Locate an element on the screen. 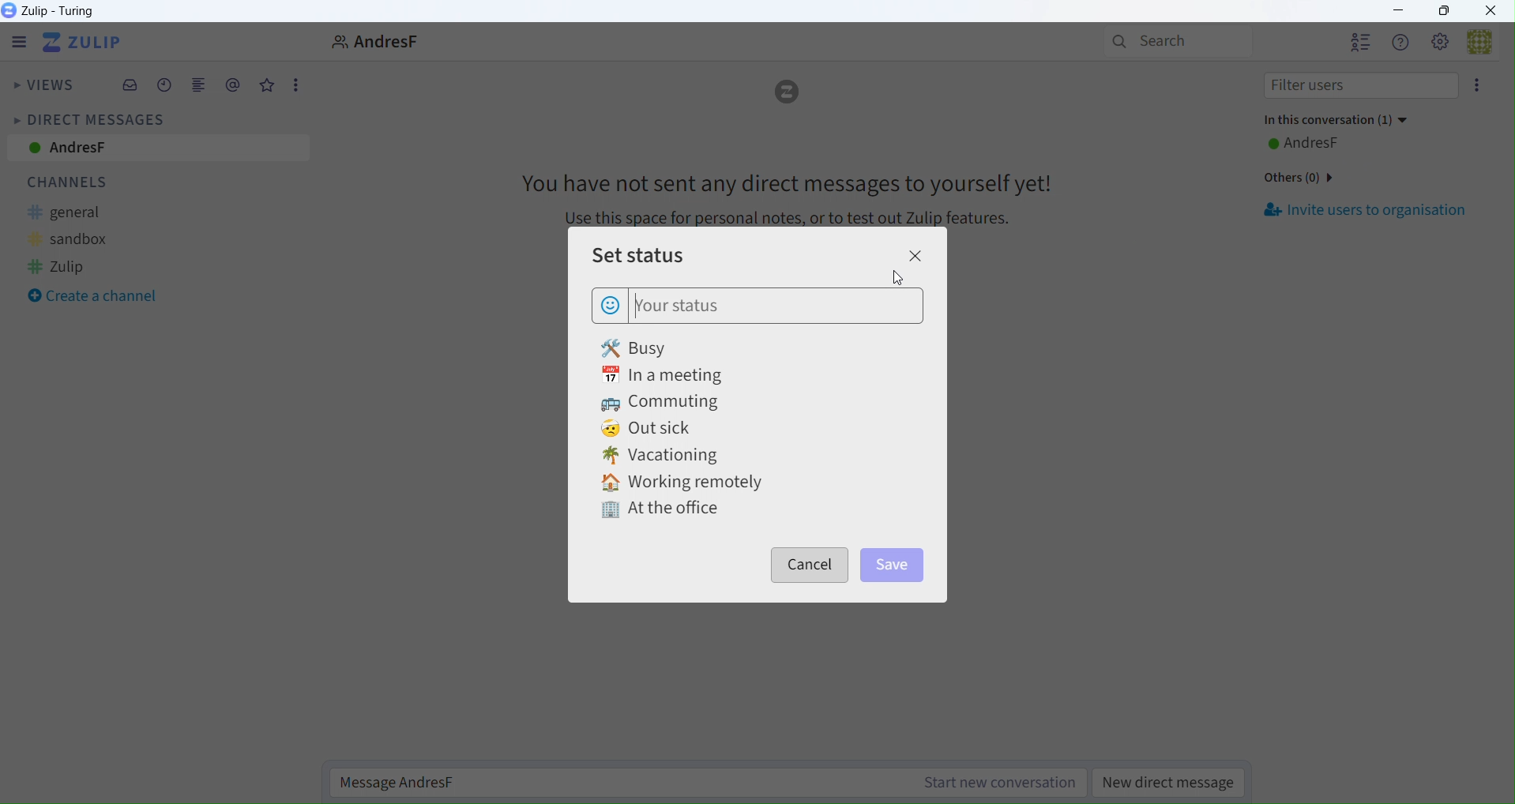 The height and width of the screenshot is (804, 1515). In a meeting is located at coordinates (662, 376).